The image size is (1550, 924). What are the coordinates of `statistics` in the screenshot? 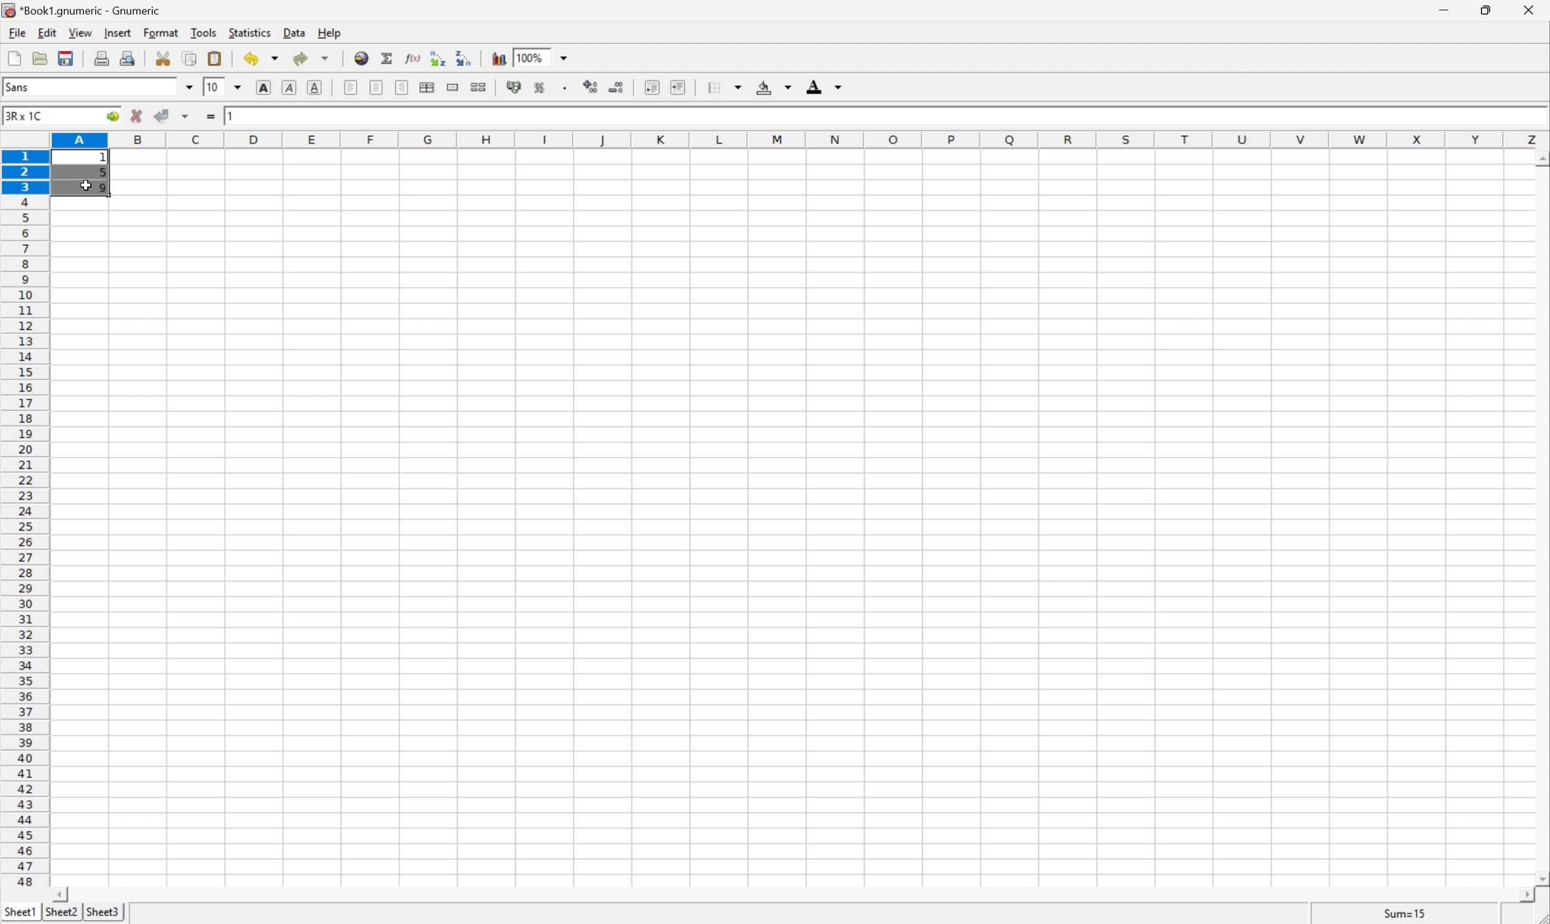 It's located at (248, 32).